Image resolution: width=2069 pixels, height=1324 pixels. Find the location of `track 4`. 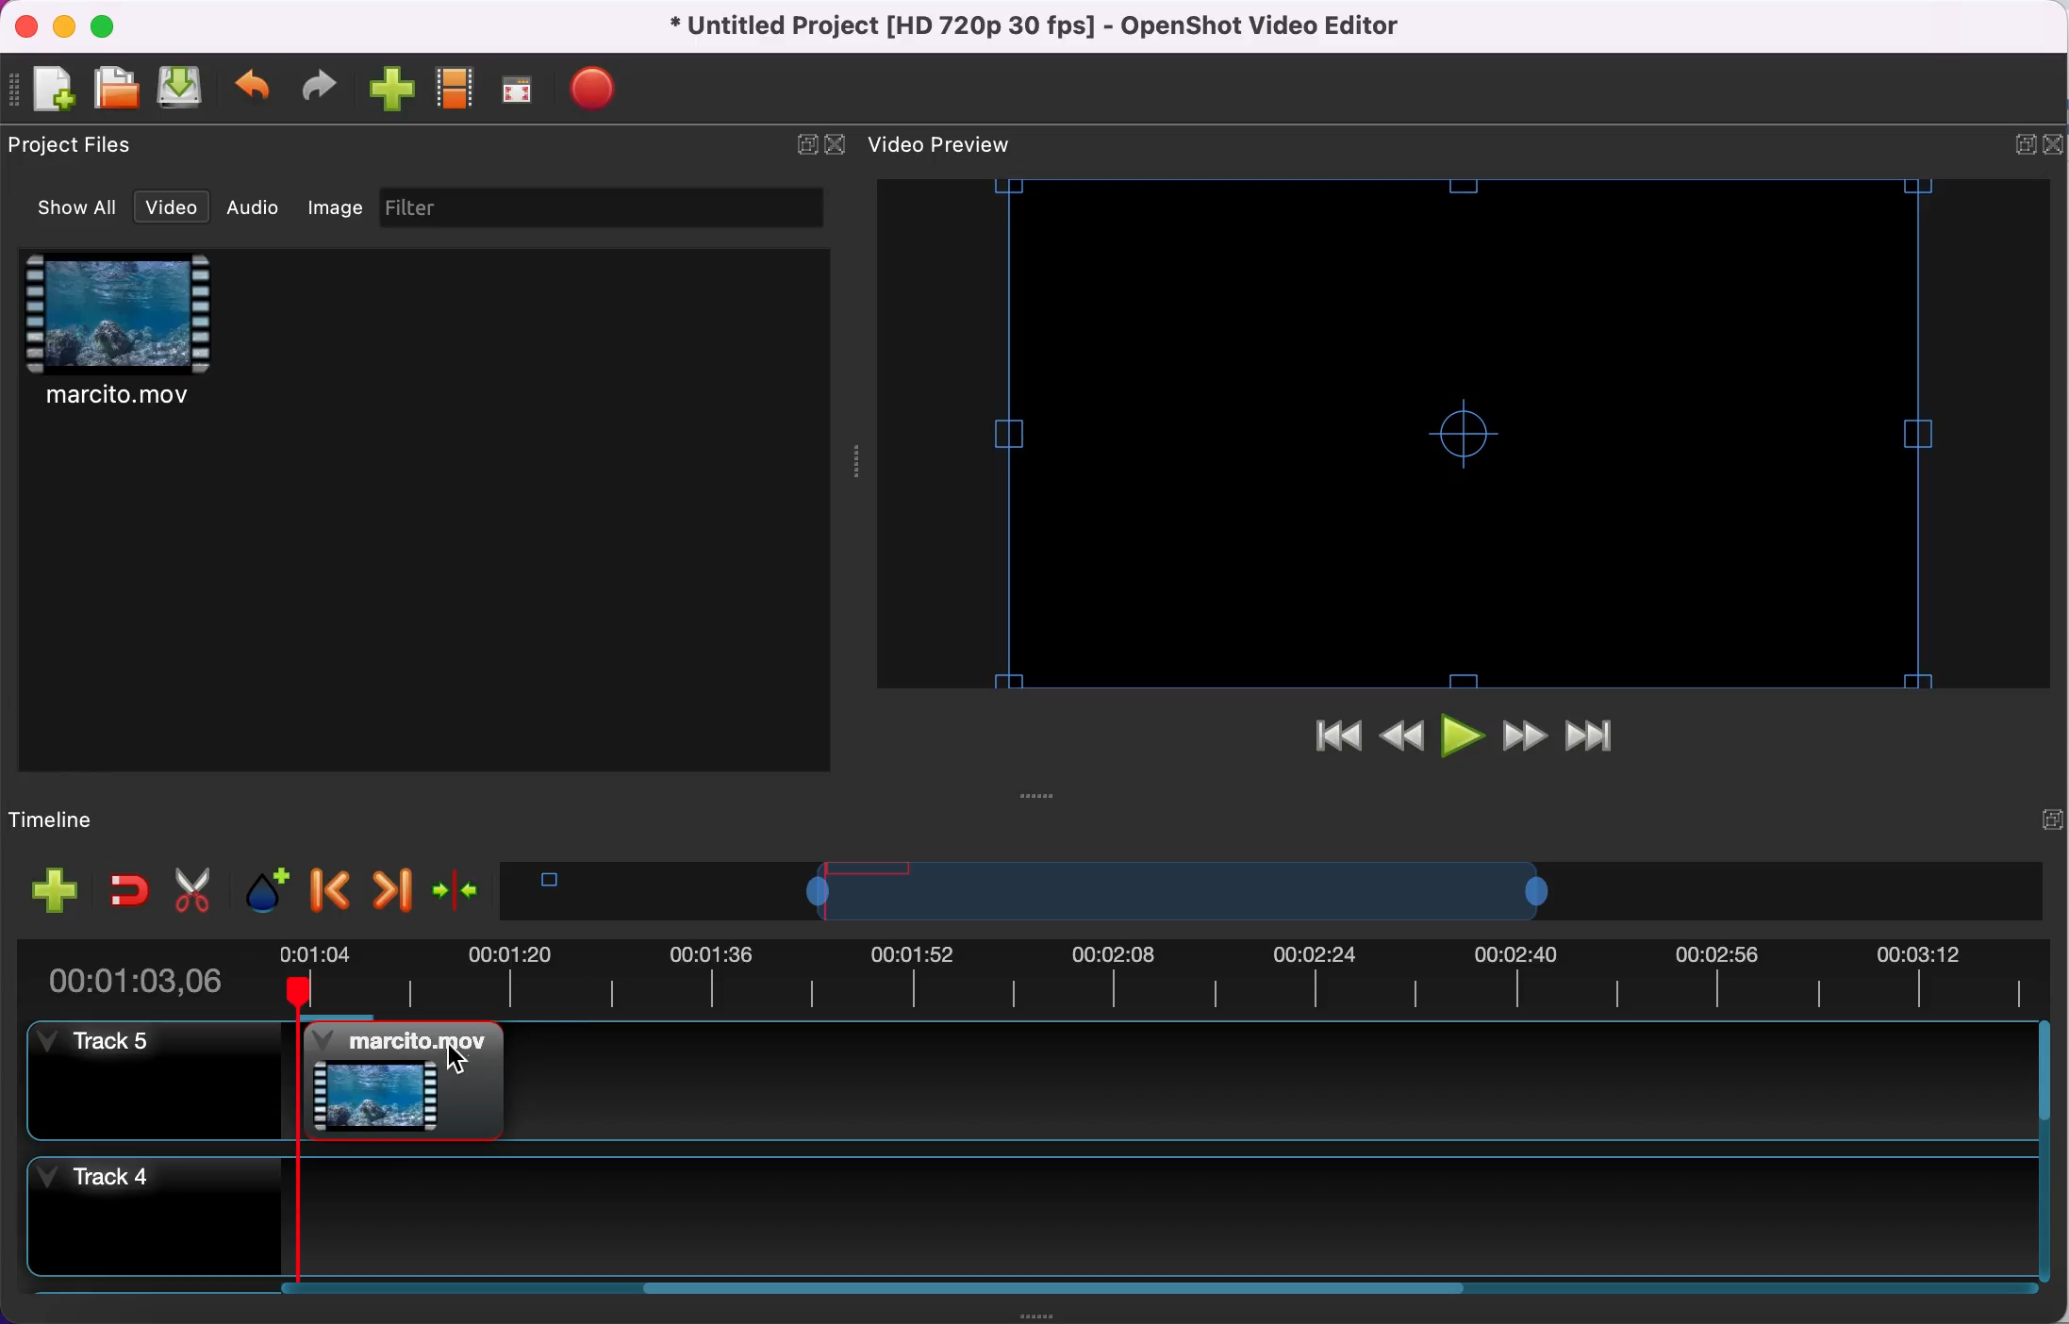

track 4 is located at coordinates (130, 1212).